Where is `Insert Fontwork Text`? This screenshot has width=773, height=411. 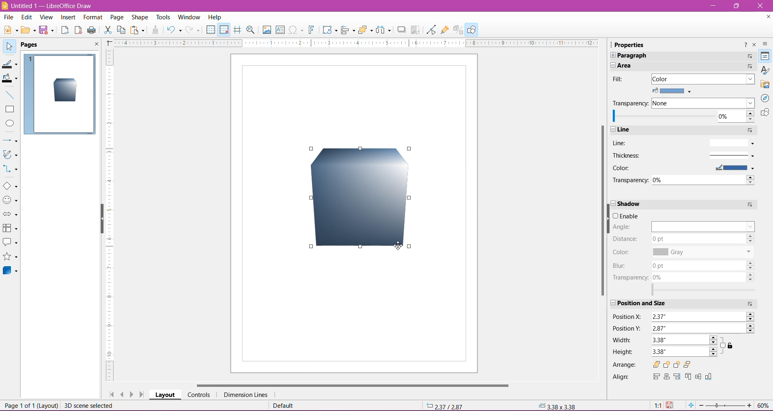
Insert Fontwork Text is located at coordinates (312, 30).